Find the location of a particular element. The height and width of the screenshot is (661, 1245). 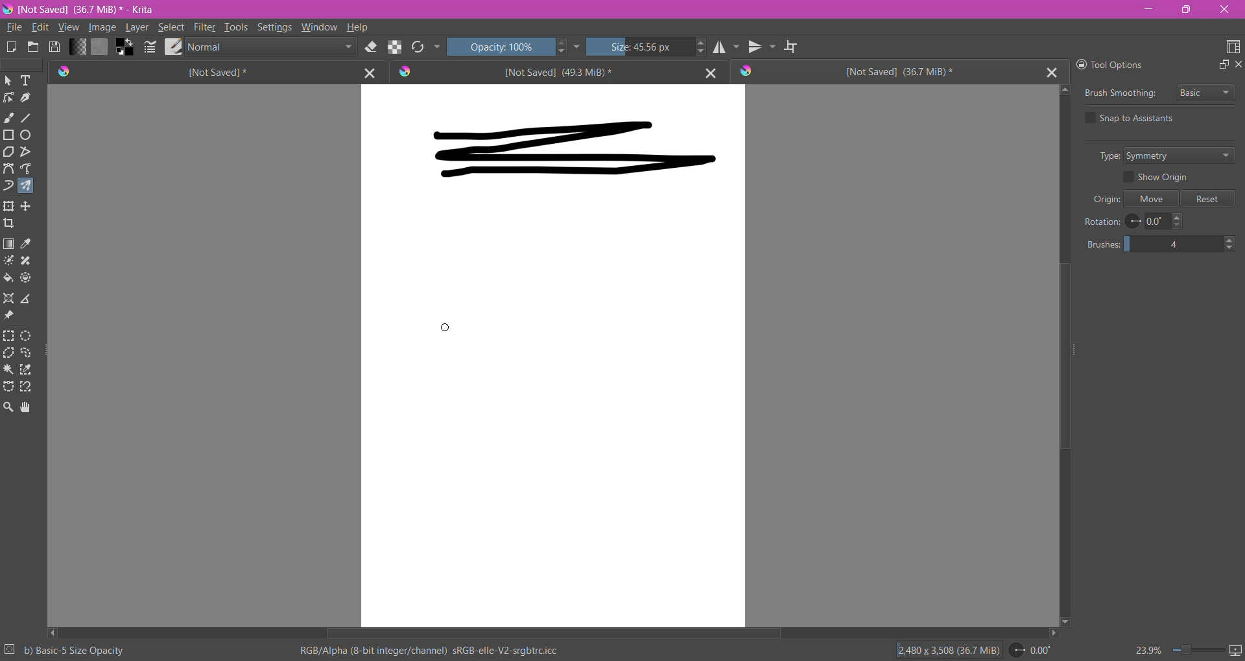

Set Opacity of the Brush is located at coordinates (499, 48).